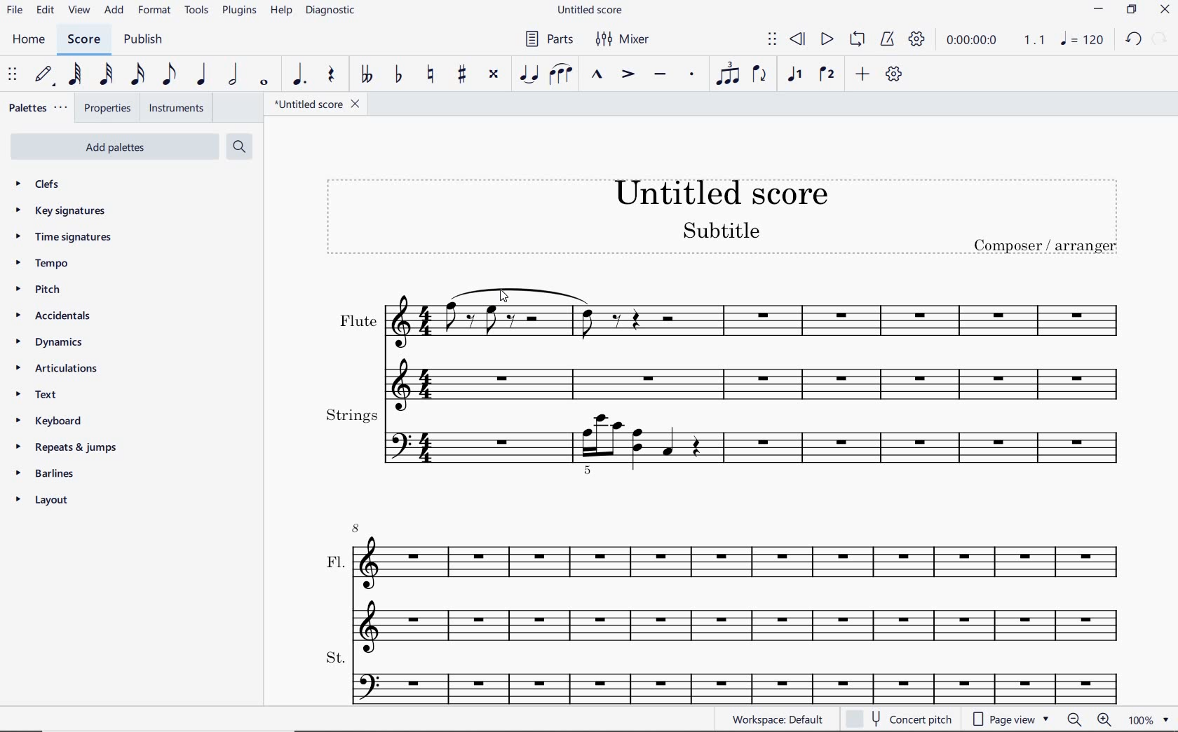  What do you see at coordinates (722, 219) in the screenshot?
I see `title` at bounding box center [722, 219].